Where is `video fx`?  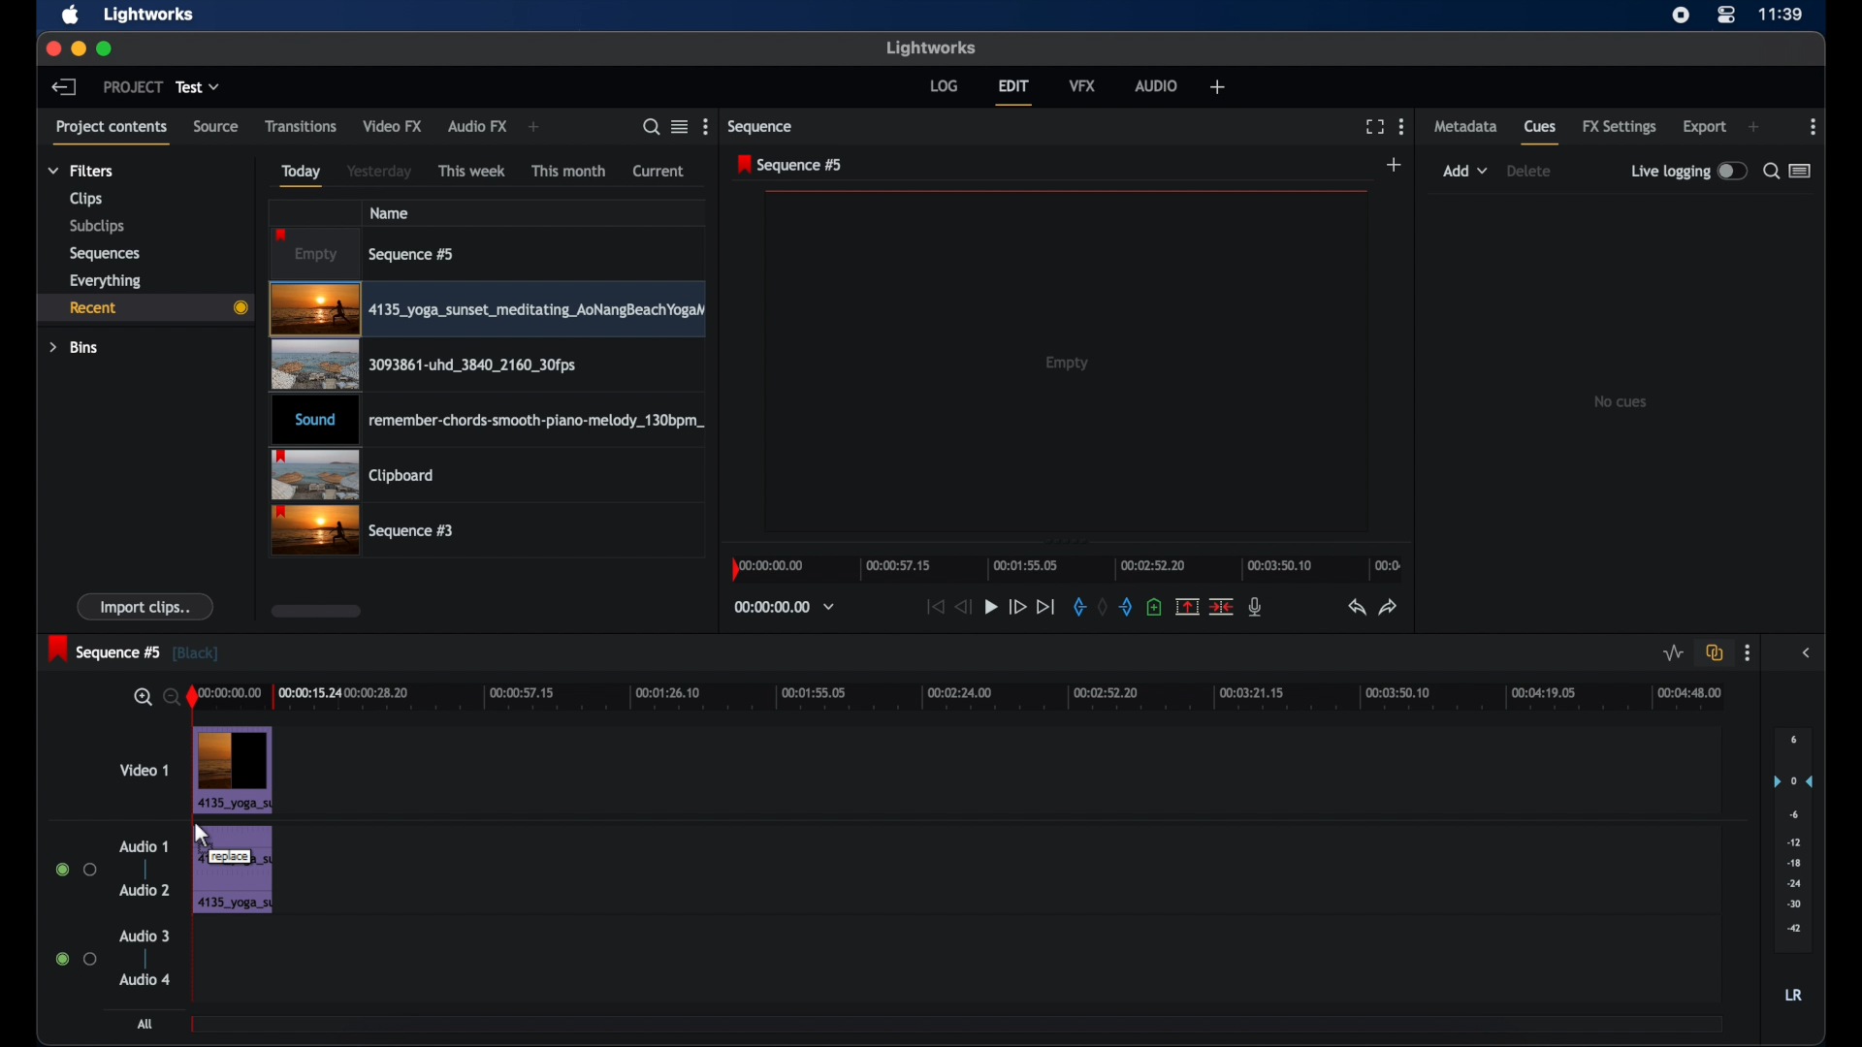 video fx is located at coordinates (395, 127).